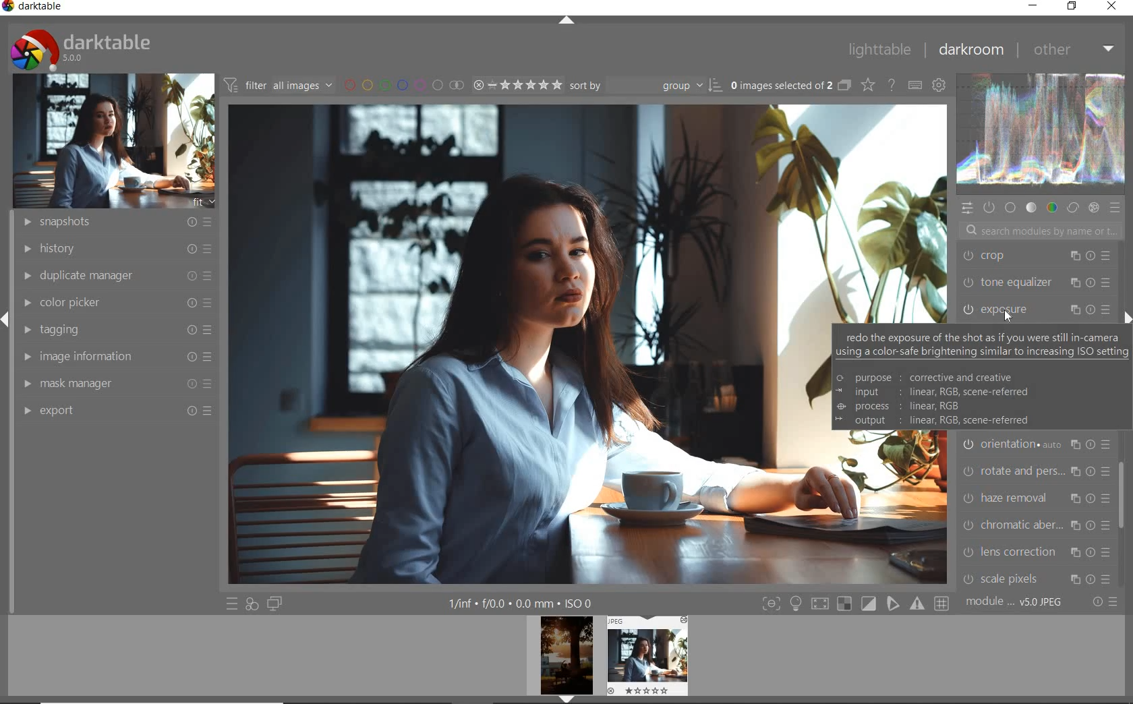 The image size is (1133, 704). Describe the element at coordinates (1111, 7) in the screenshot. I see `CLOSE` at that location.